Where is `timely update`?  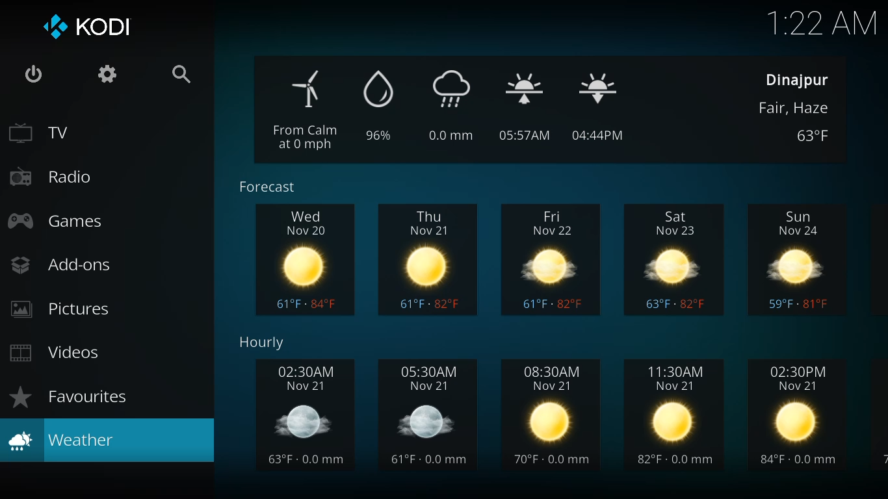
timely update is located at coordinates (458, 107).